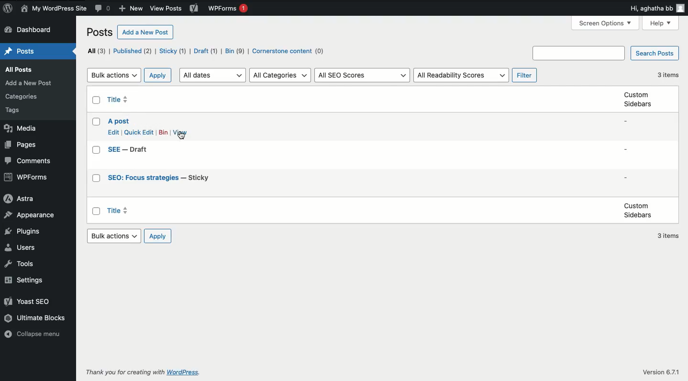  Describe the element at coordinates (97, 51) in the screenshot. I see `All` at that location.